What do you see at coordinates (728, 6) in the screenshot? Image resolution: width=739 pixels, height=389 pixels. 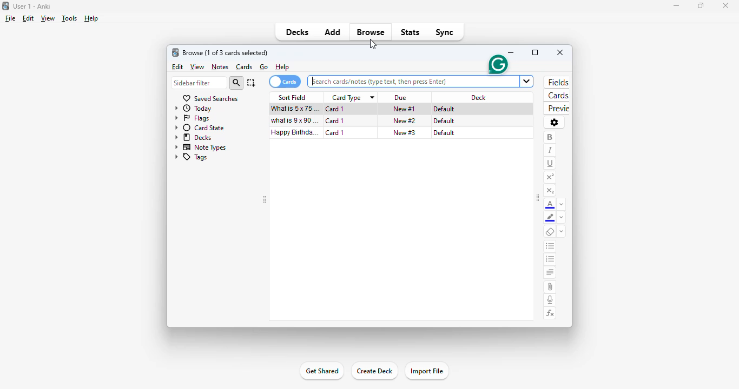 I see `close` at bounding box center [728, 6].